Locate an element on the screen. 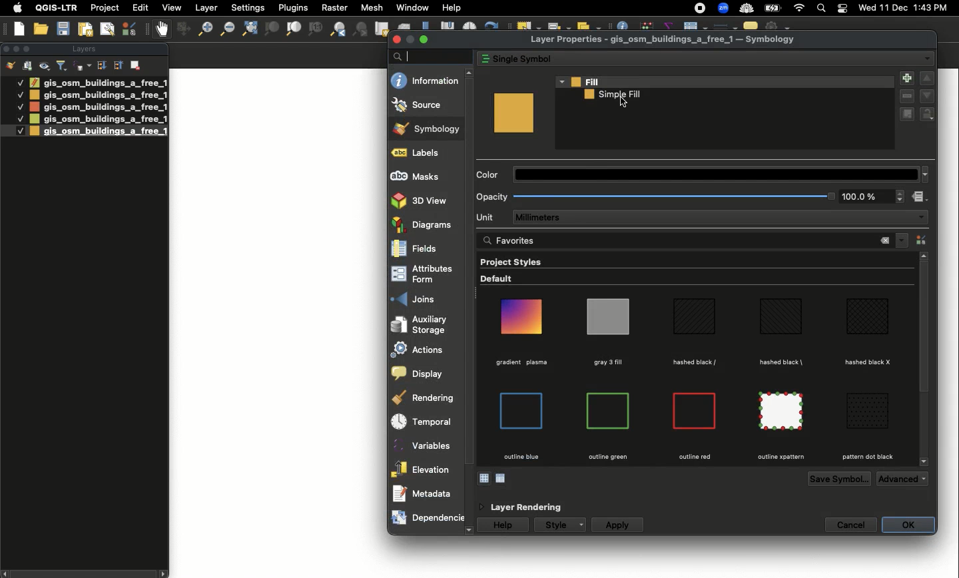 This screenshot has height=578, width=959. battery is located at coordinates (775, 7).